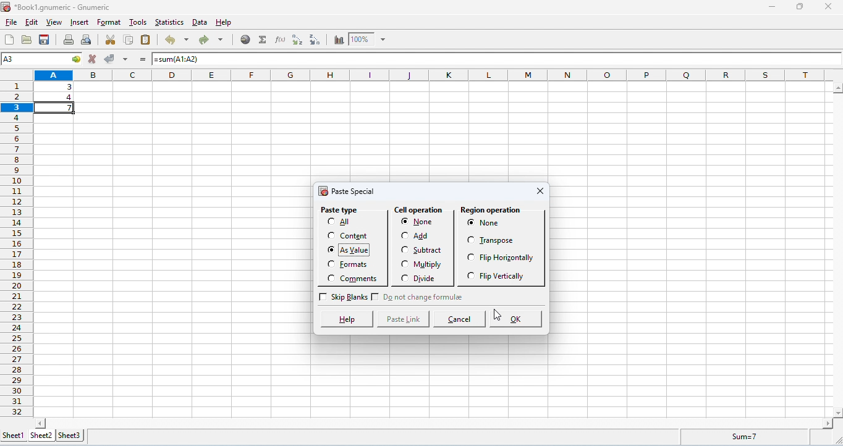  What do you see at coordinates (342, 211) in the screenshot?
I see `paste type` at bounding box center [342, 211].